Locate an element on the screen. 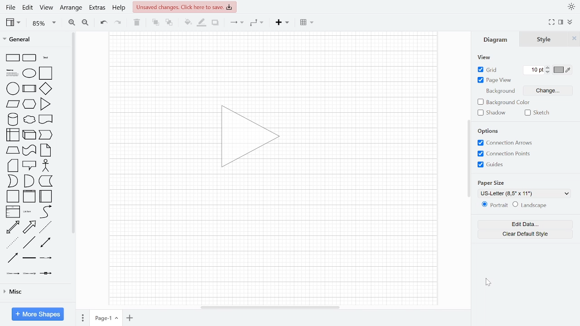  Line is located at coordinates (236, 23).